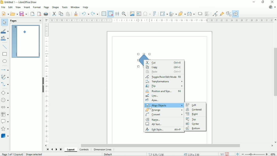 The width and height of the screenshot is (277, 156). I want to click on Bottom, so click(193, 129).